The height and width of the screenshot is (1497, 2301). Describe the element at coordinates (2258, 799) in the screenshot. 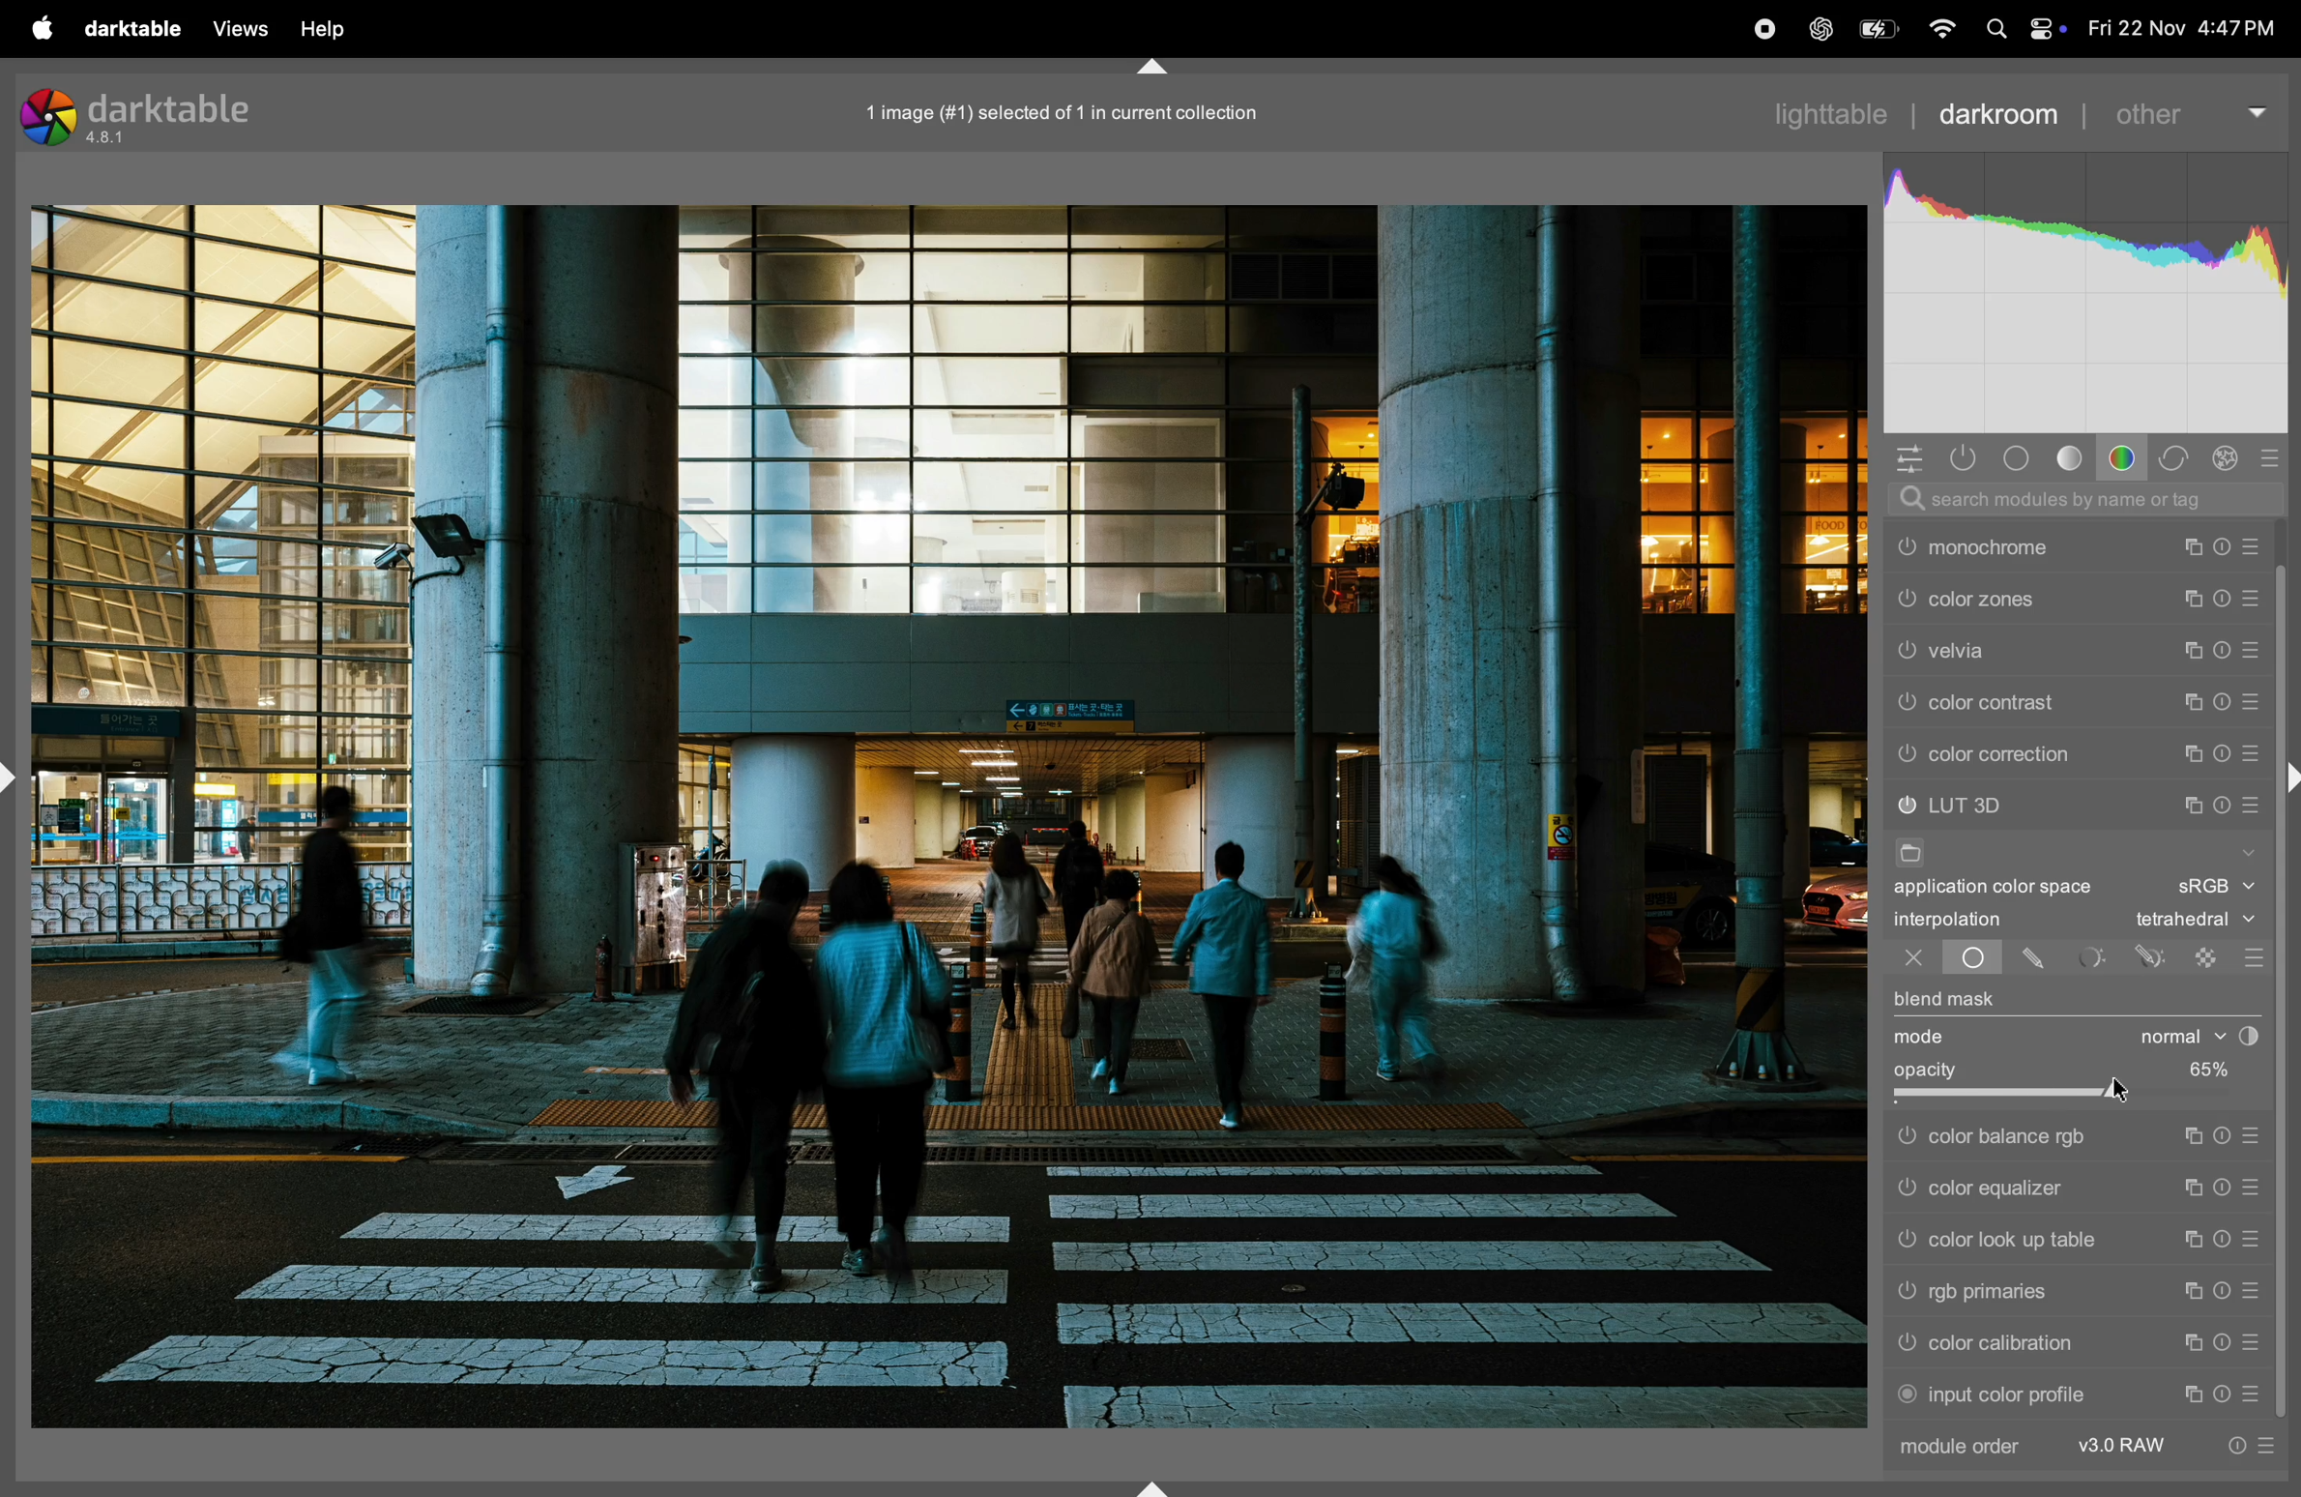

I see `presets` at that location.